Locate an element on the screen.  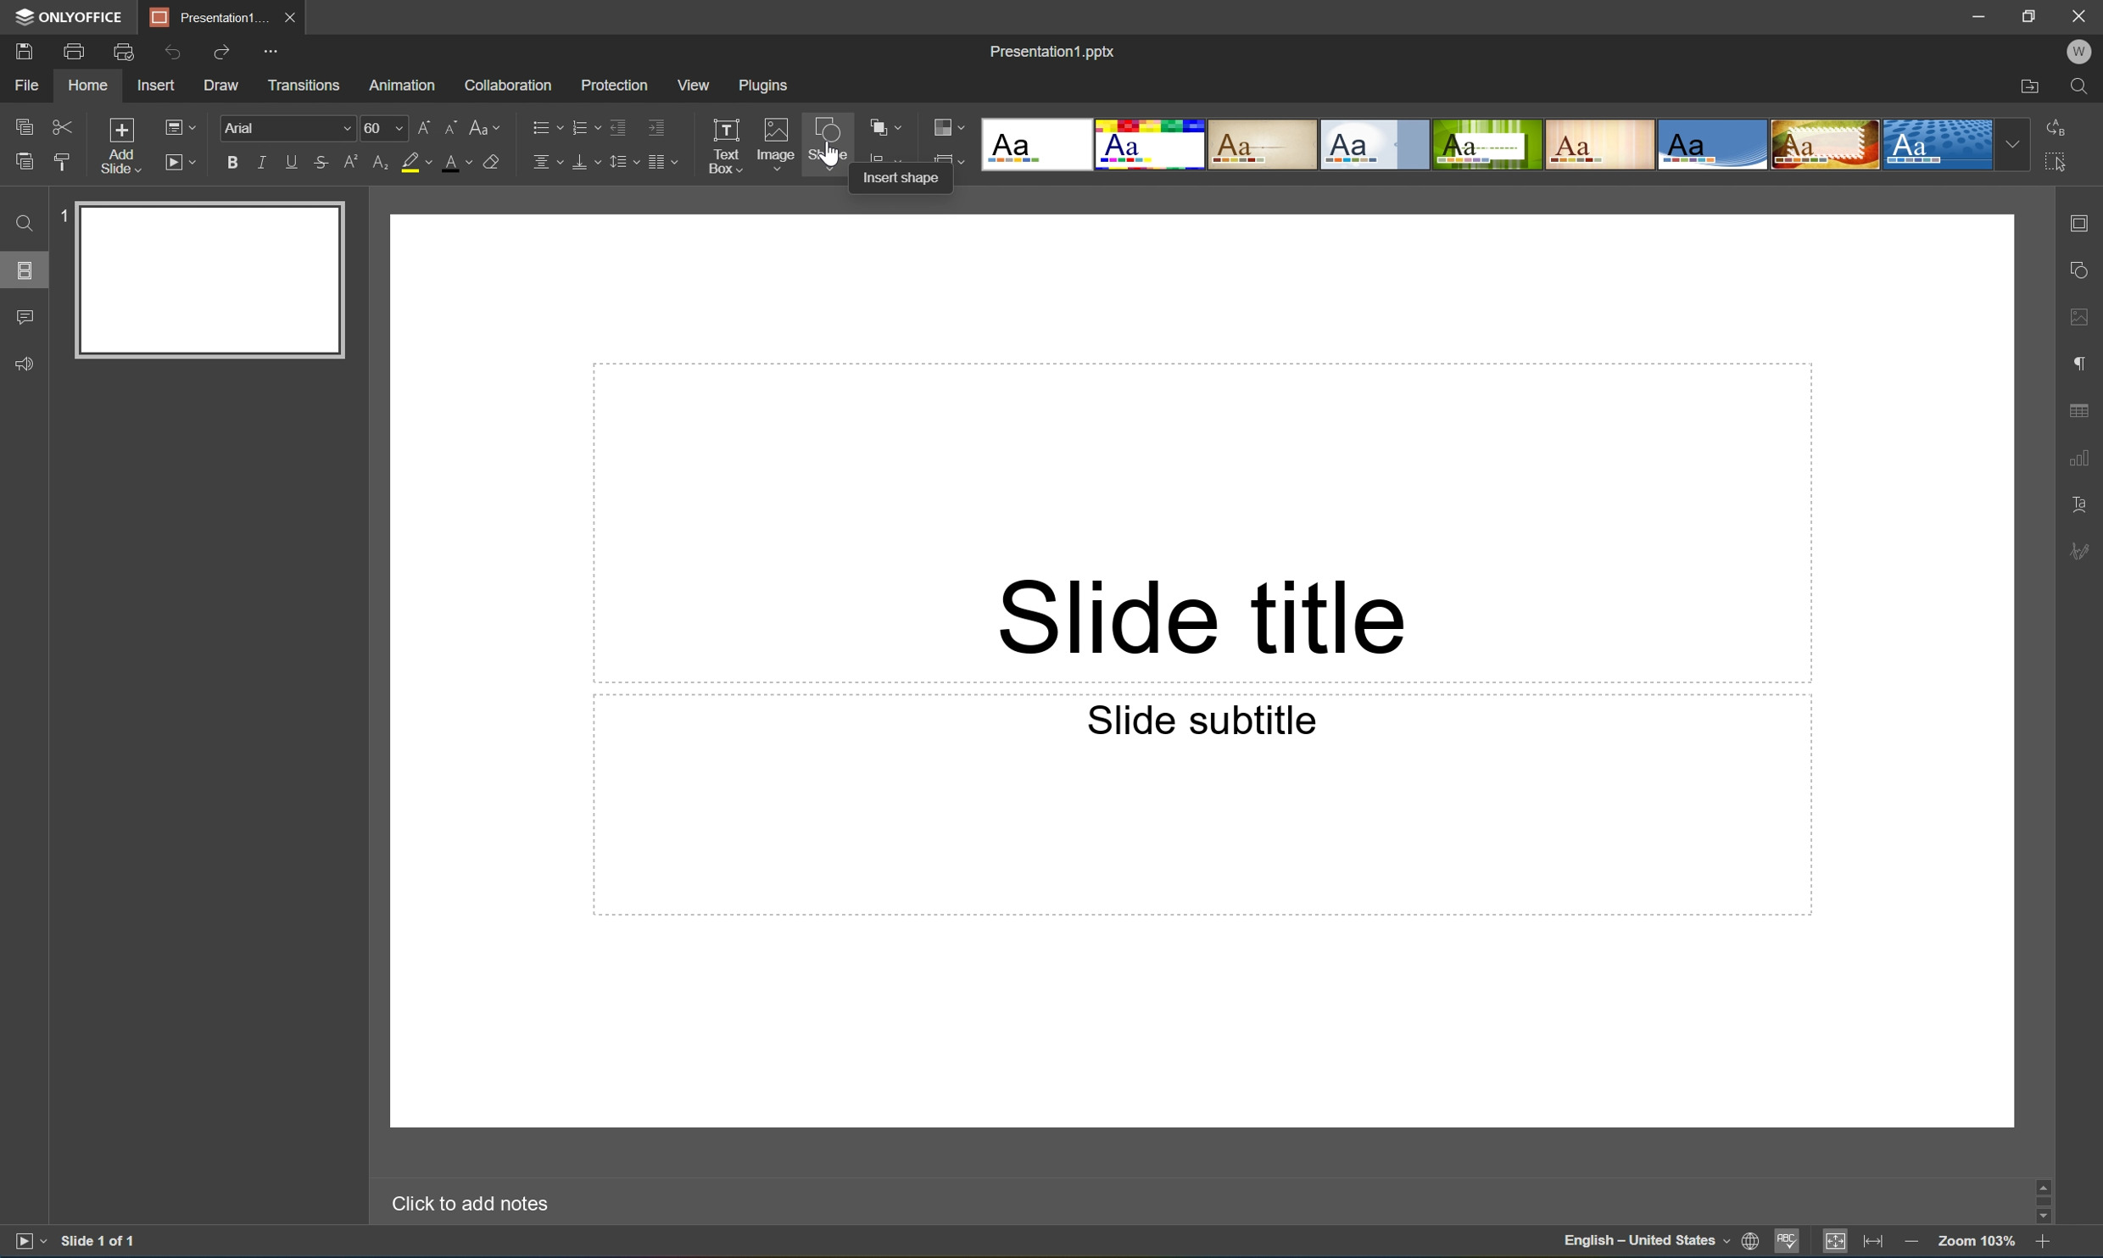
shape settings is located at coordinates (2078, 269).